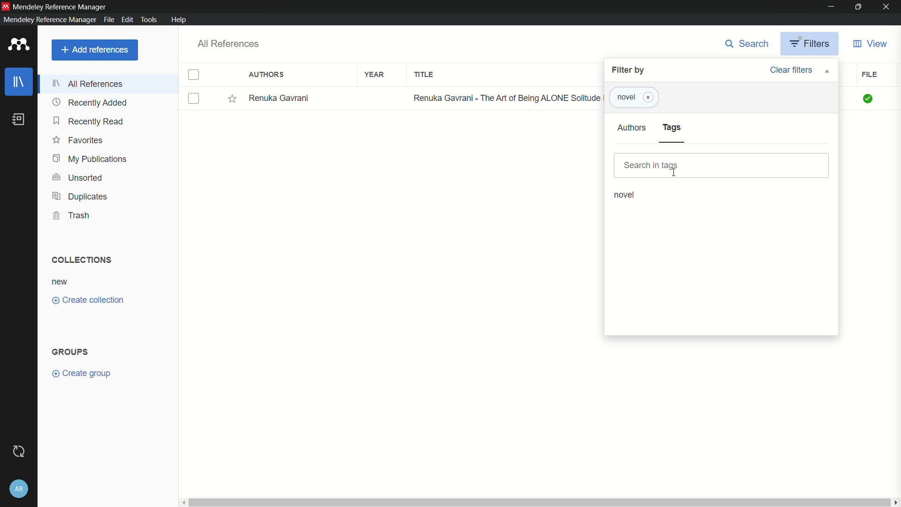 This screenshot has width=901, height=507. Describe the element at coordinates (49, 20) in the screenshot. I see `mendeley reference manager` at that location.